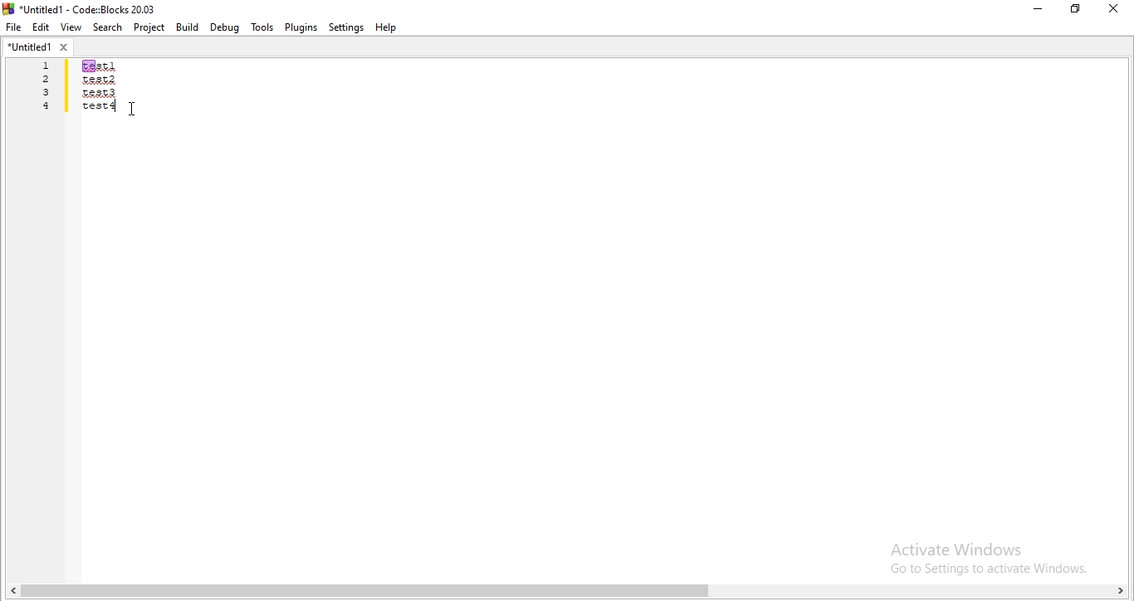 This screenshot has width=1134, height=601. What do you see at coordinates (105, 27) in the screenshot?
I see `Search ` at bounding box center [105, 27].